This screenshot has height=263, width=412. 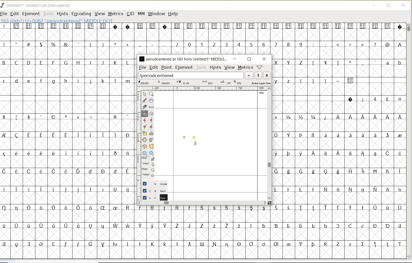 What do you see at coordinates (144, 146) in the screenshot?
I see `rotate the selection in 3D and project back to plane` at bounding box center [144, 146].